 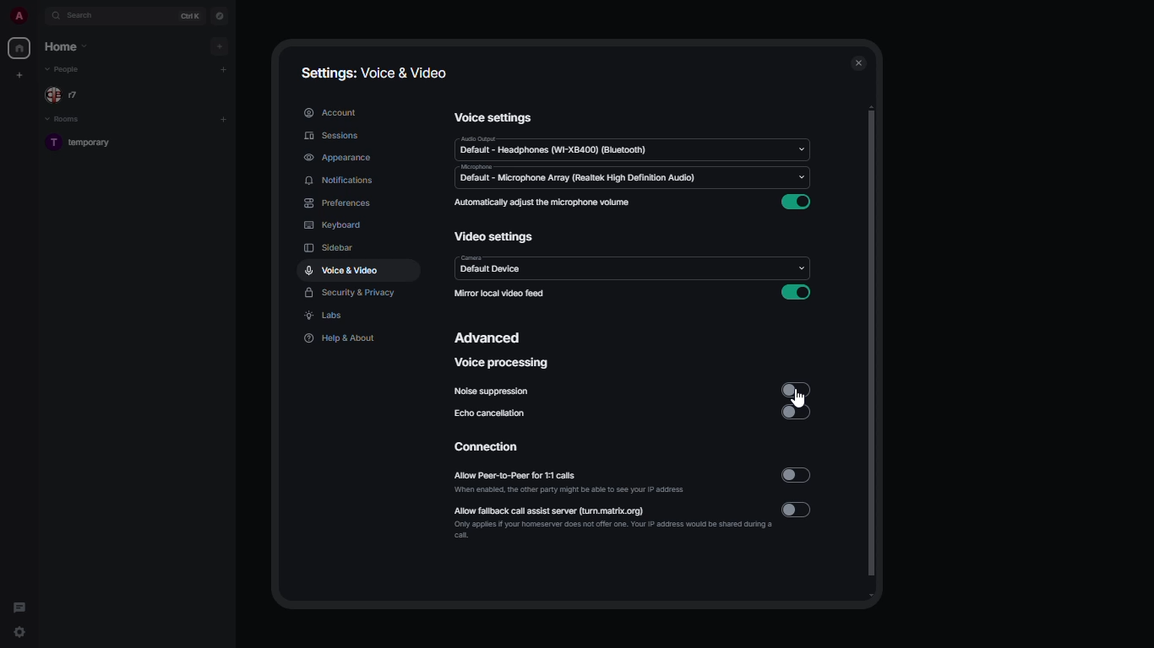 I want to click on noise suppression, so click(x=491, y=391).